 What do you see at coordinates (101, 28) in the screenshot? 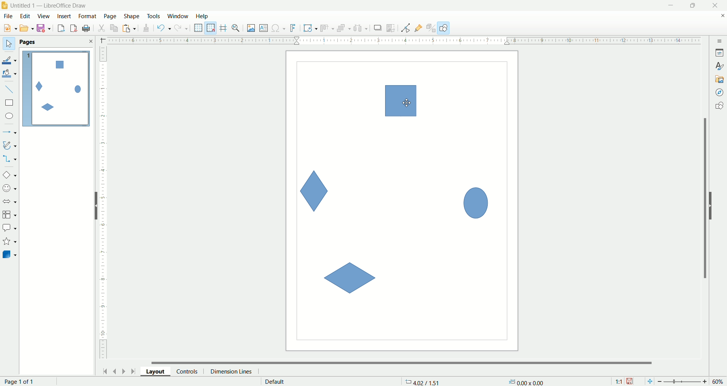
I see `cut` at bounding box center [101, 28].